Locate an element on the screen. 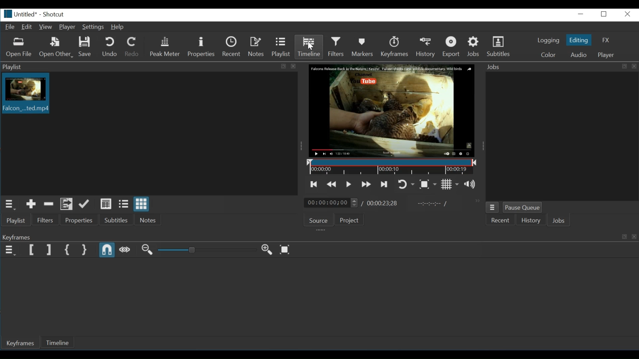  Update is located at coordinates (85, 204).